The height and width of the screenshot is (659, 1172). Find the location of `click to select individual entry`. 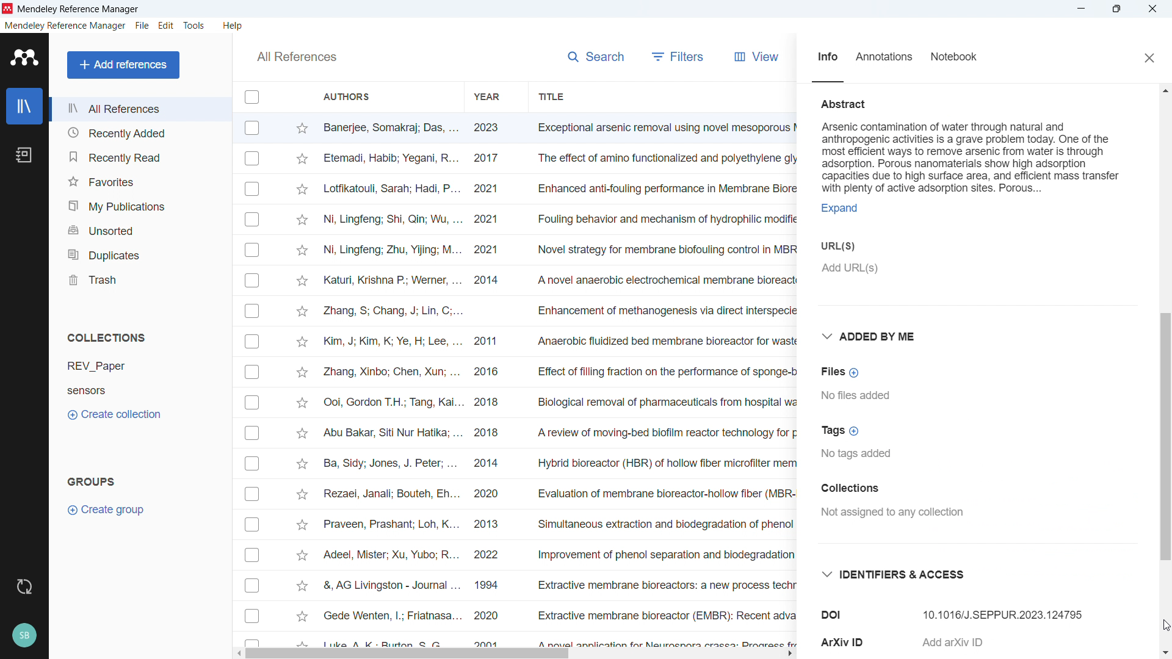

click to select individual entry is located at coordinates (251, 527).